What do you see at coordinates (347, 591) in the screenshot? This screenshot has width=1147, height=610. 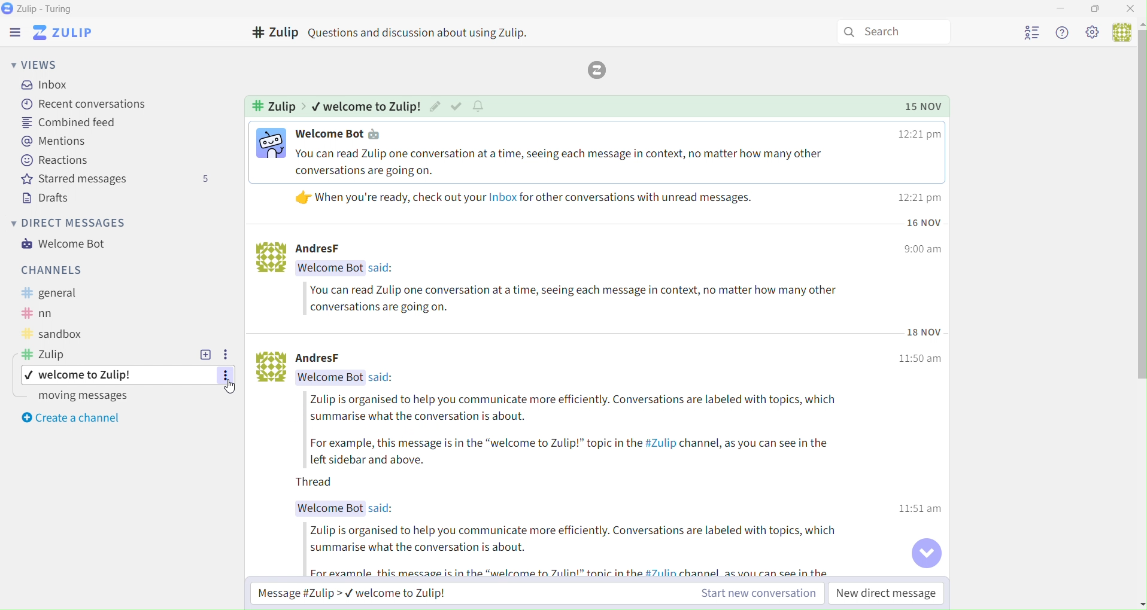 I see `Message Zulip` at bounding box center [347, 591].